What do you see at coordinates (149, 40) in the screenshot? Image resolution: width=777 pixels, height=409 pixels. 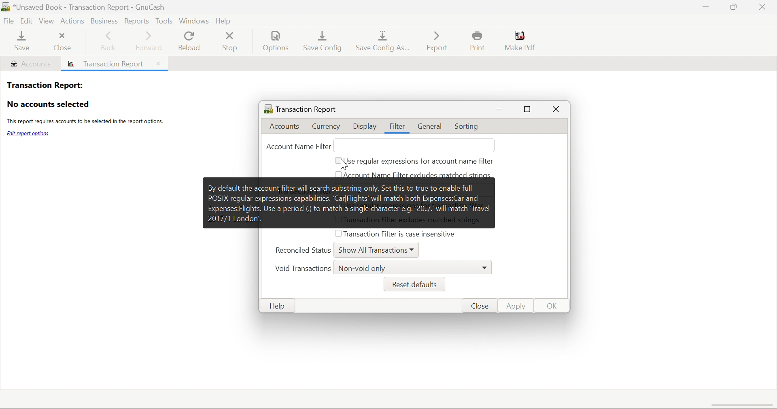 I see `Forward` at bounding box center [149, 40].